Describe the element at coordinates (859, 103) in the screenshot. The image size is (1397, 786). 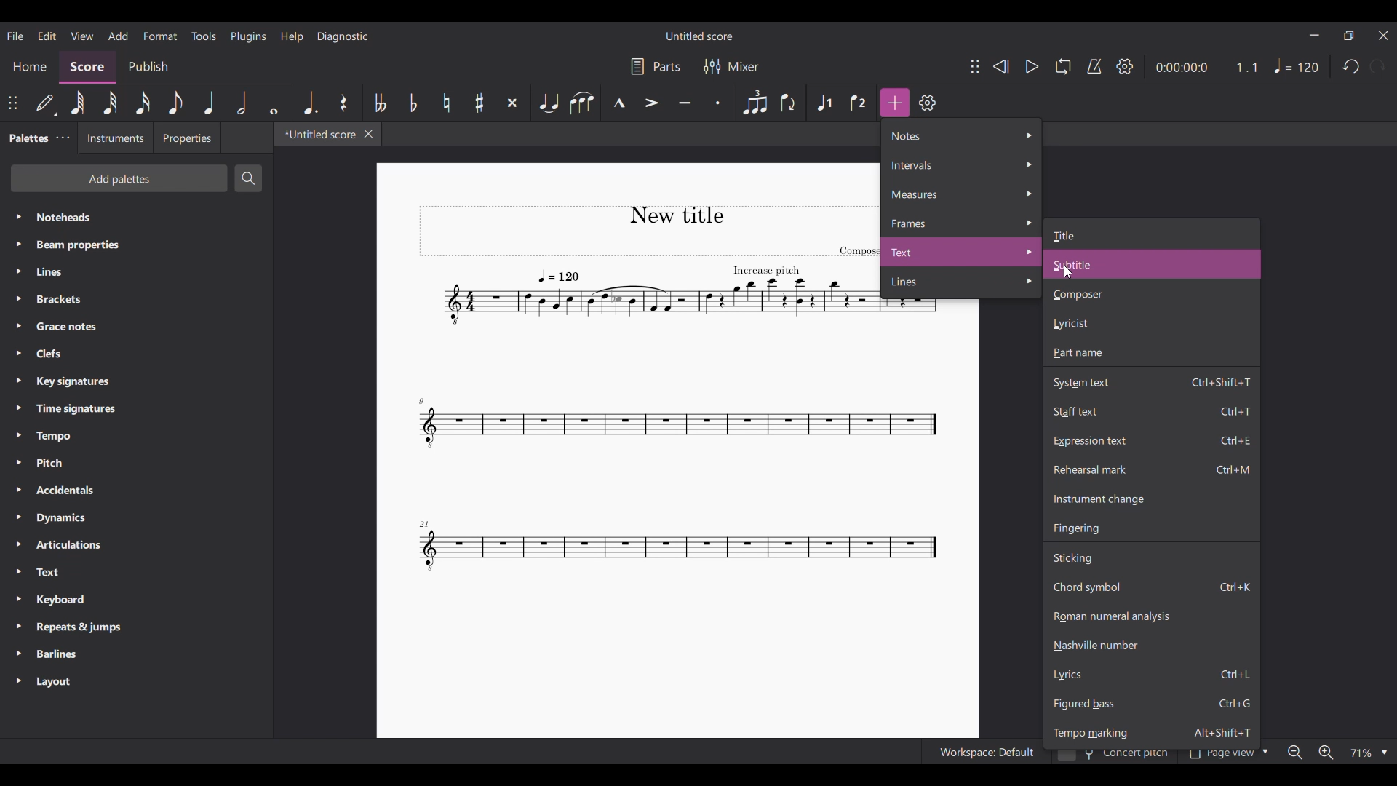
I see `Voice 2` at that location.